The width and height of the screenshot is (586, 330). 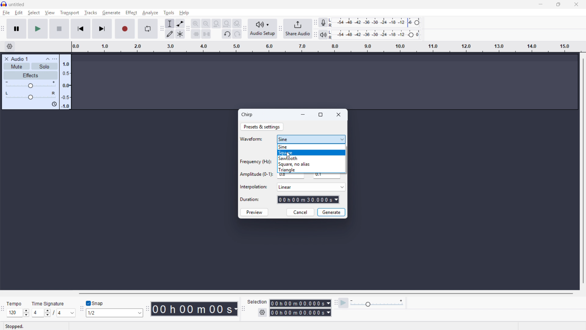 What do you see at coordinates (18, 313) in the screenshot?
I see `Set tempo ` at bounding box center [18, 313].